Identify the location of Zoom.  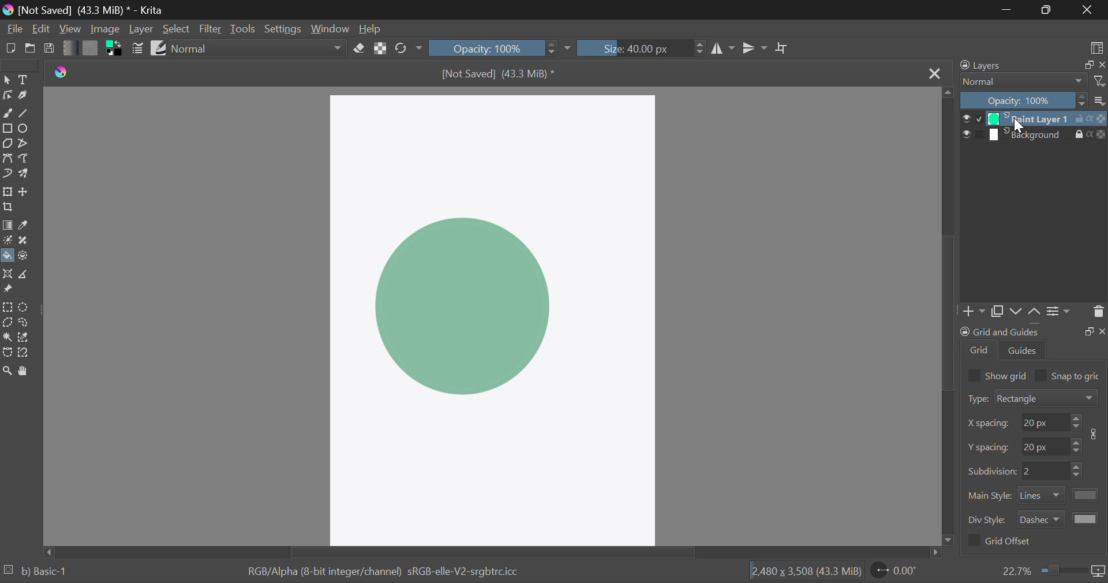
(1053, 571).